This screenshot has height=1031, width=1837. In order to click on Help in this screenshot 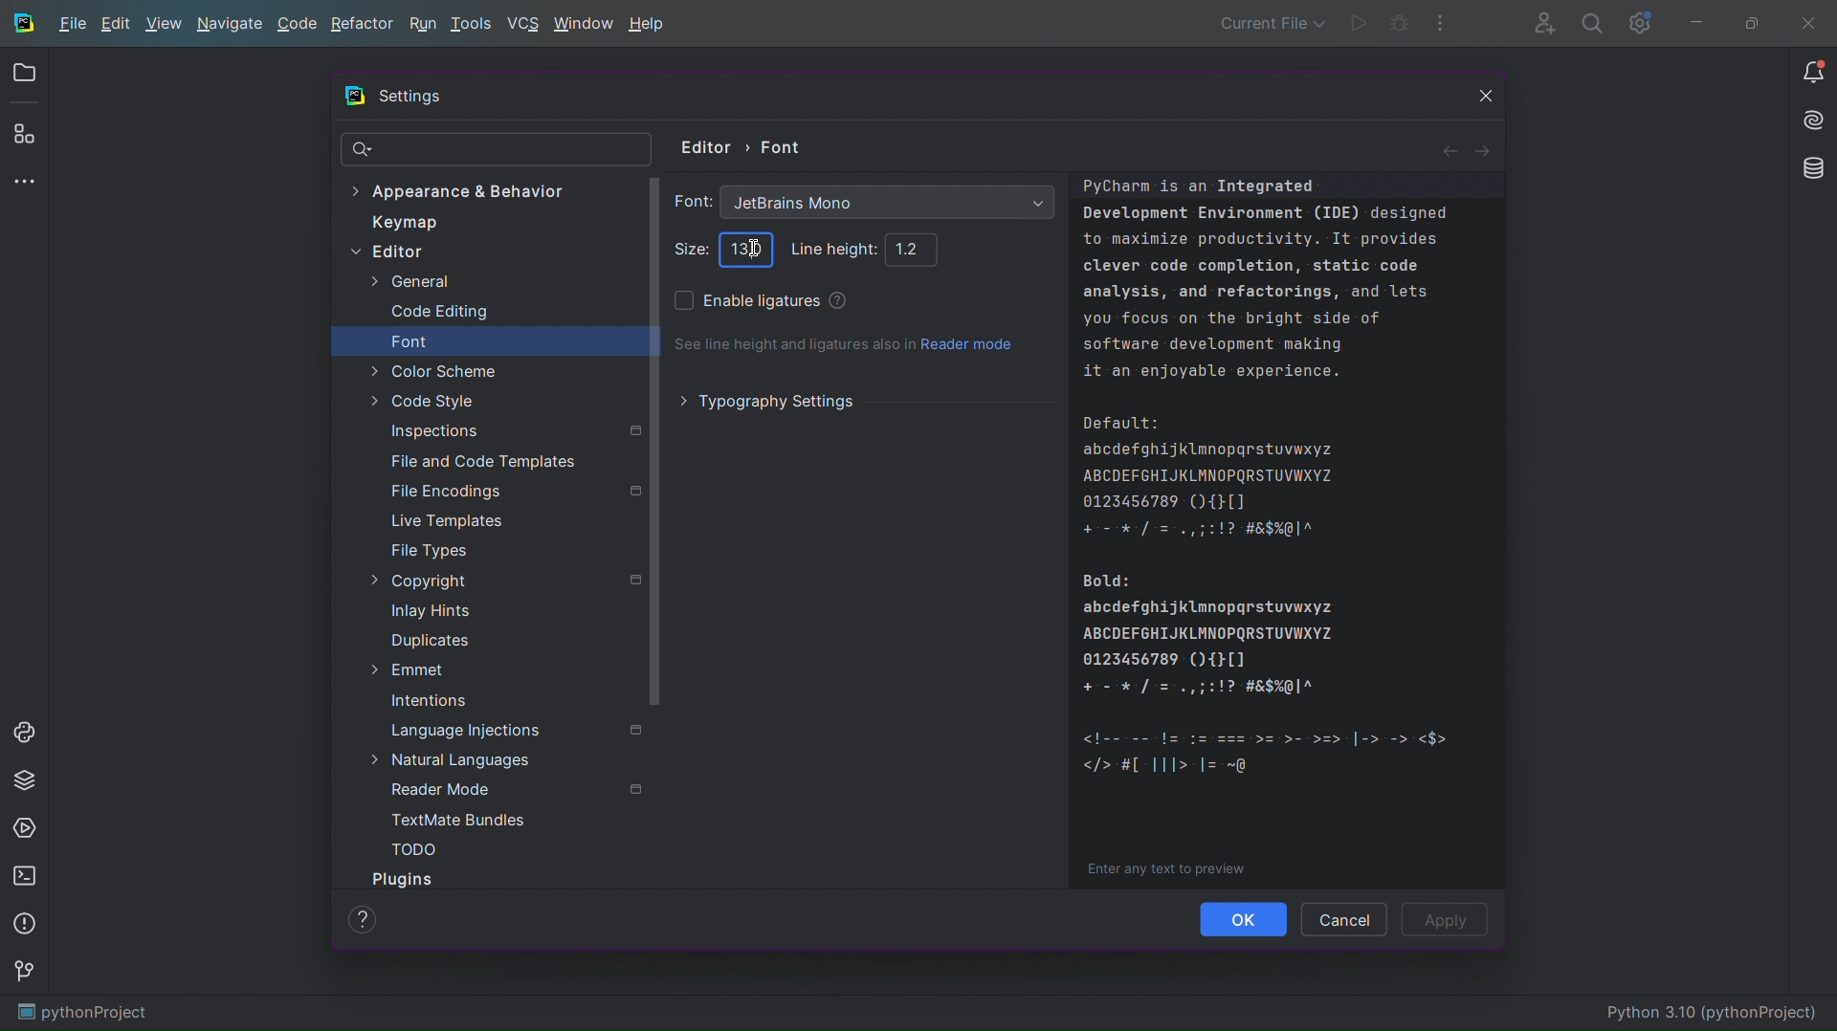, I will do `click(648, 26)`.